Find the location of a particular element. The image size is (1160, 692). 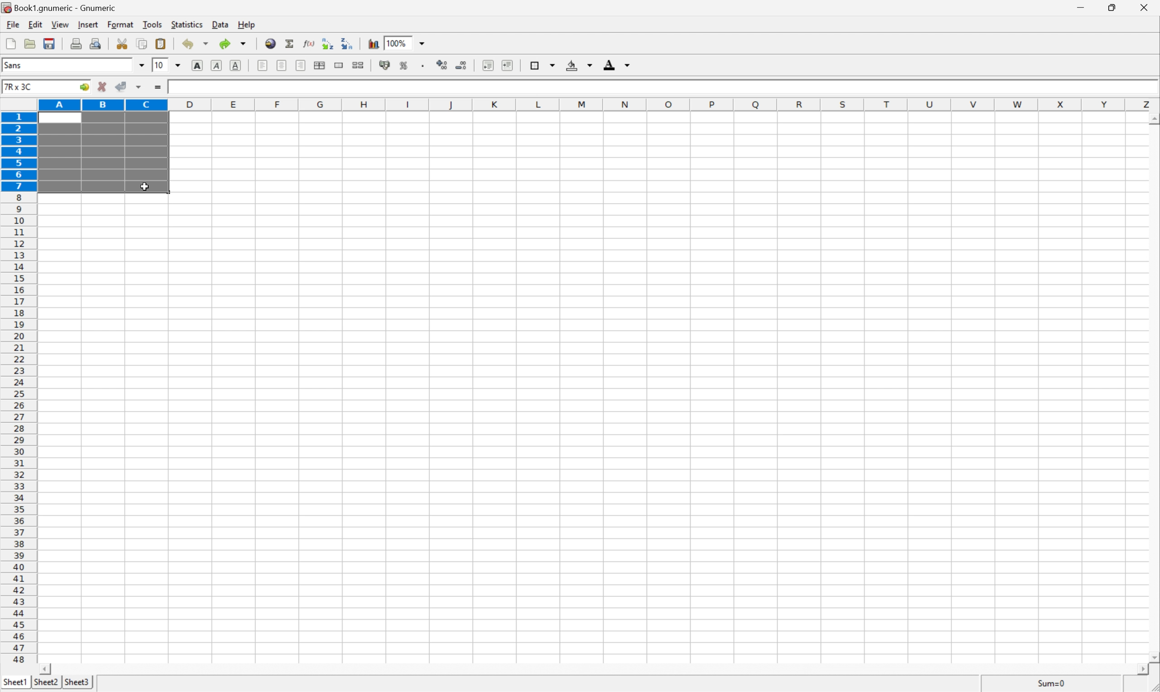

Cells is located at coordinates (653, 394).